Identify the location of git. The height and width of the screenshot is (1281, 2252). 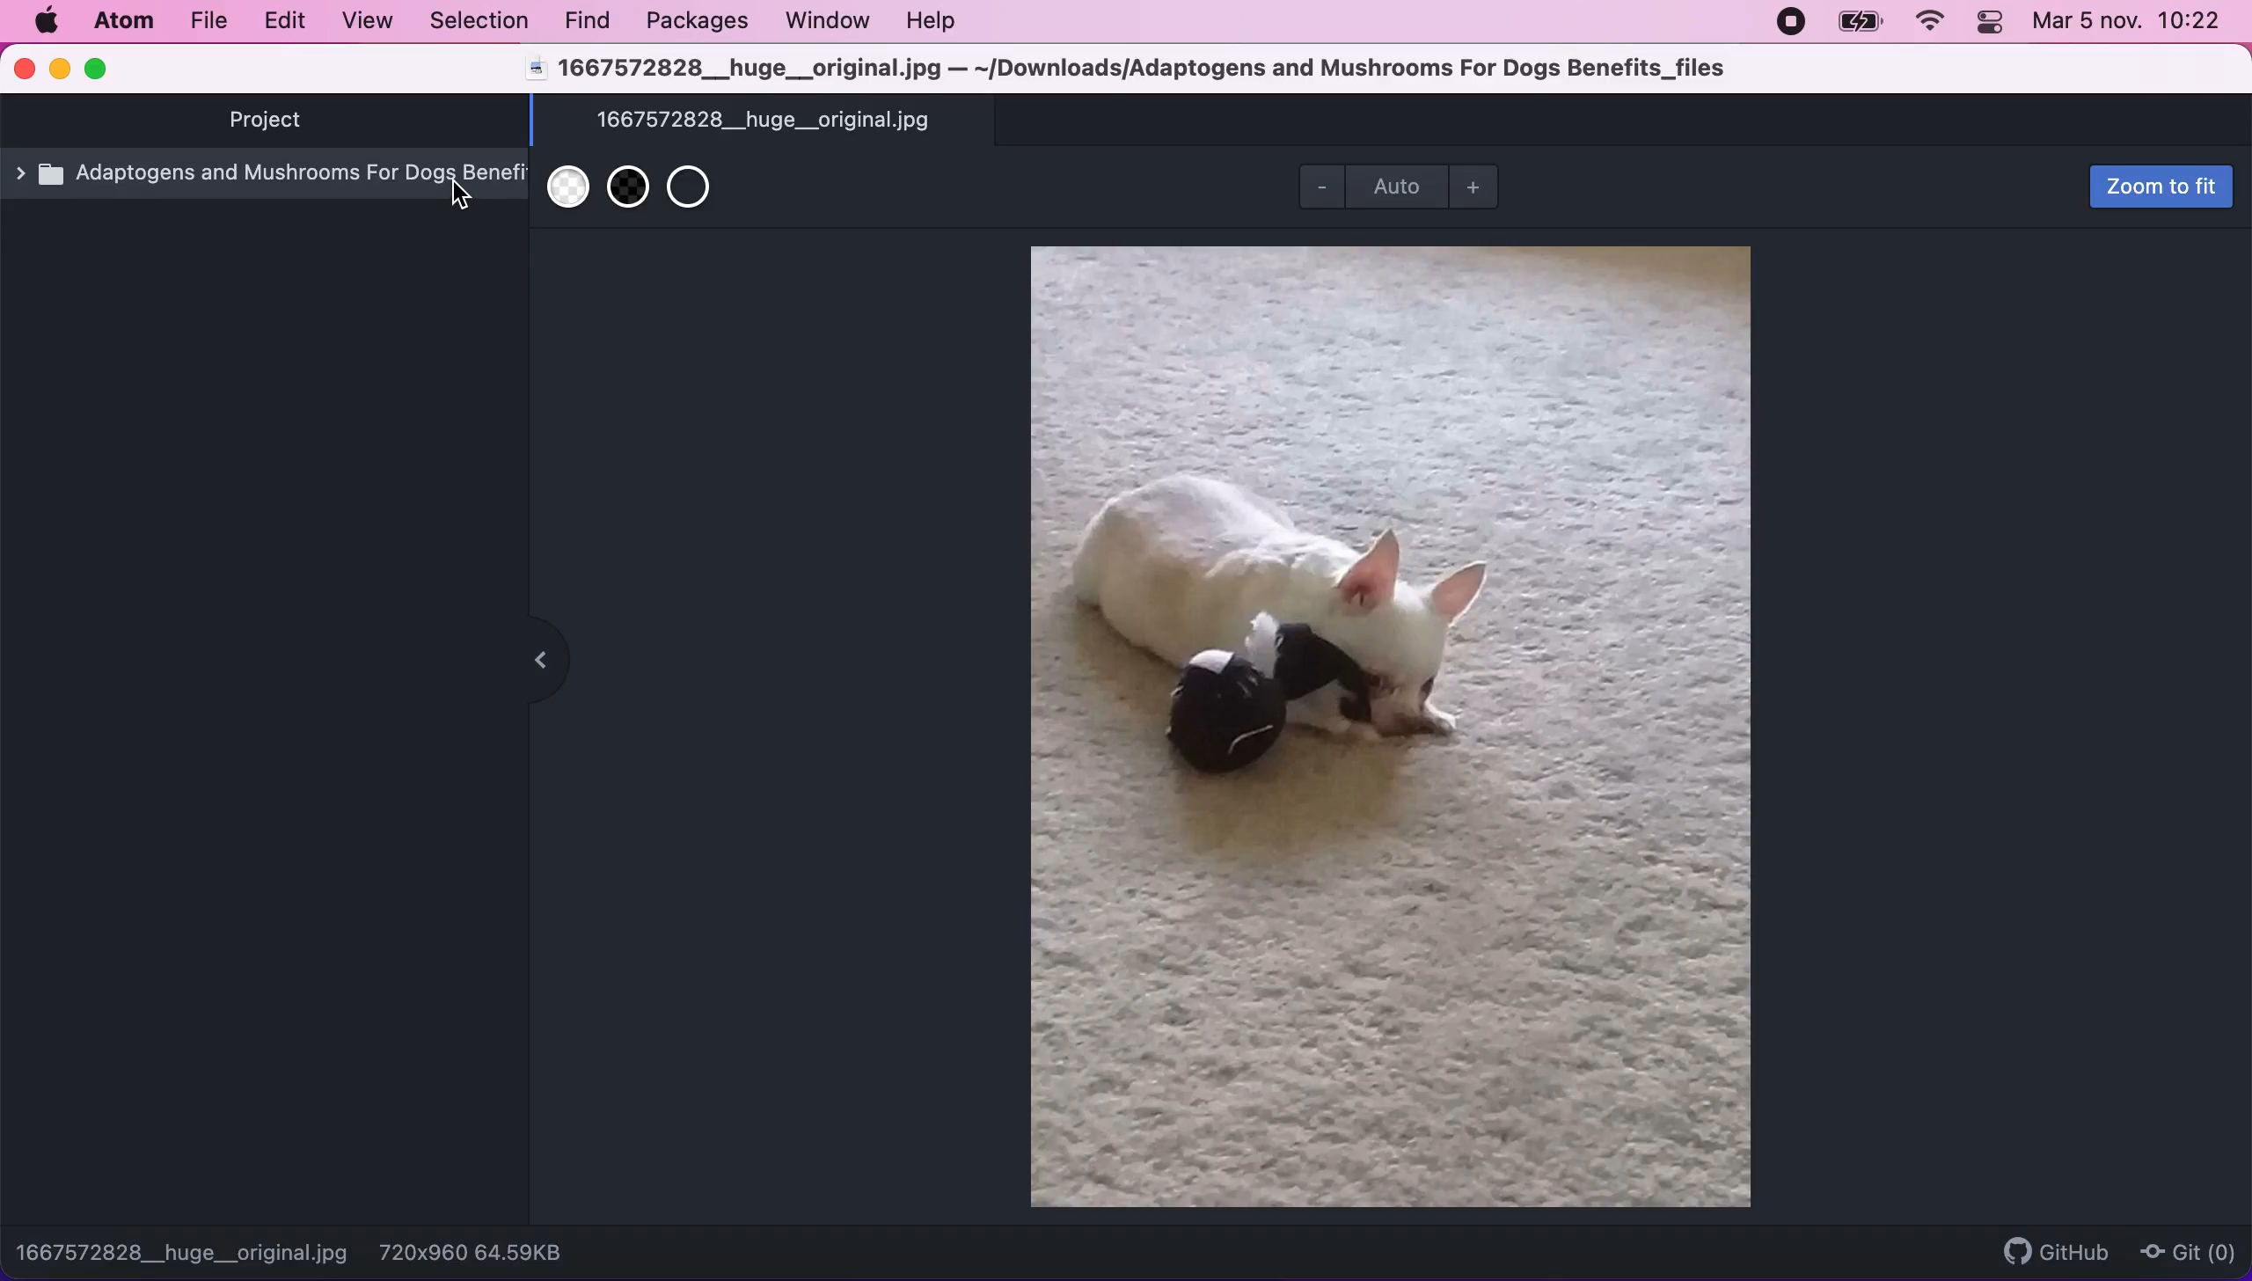
(2194, 1249).